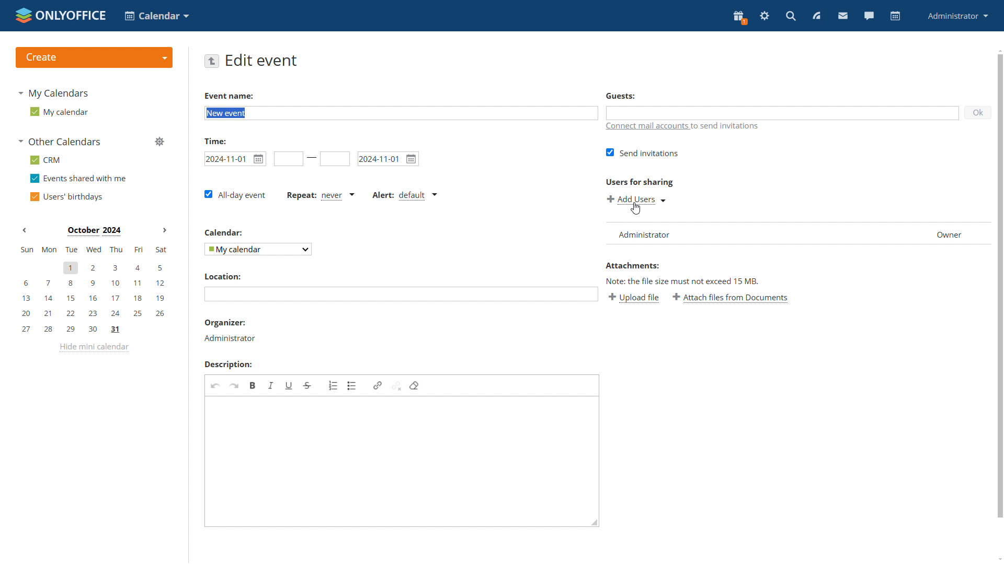 The width and height of the screenshot is (1004, 564). Describe the element at coordinates (321, 196) in the screenshot. I see `event repetition` at that location.